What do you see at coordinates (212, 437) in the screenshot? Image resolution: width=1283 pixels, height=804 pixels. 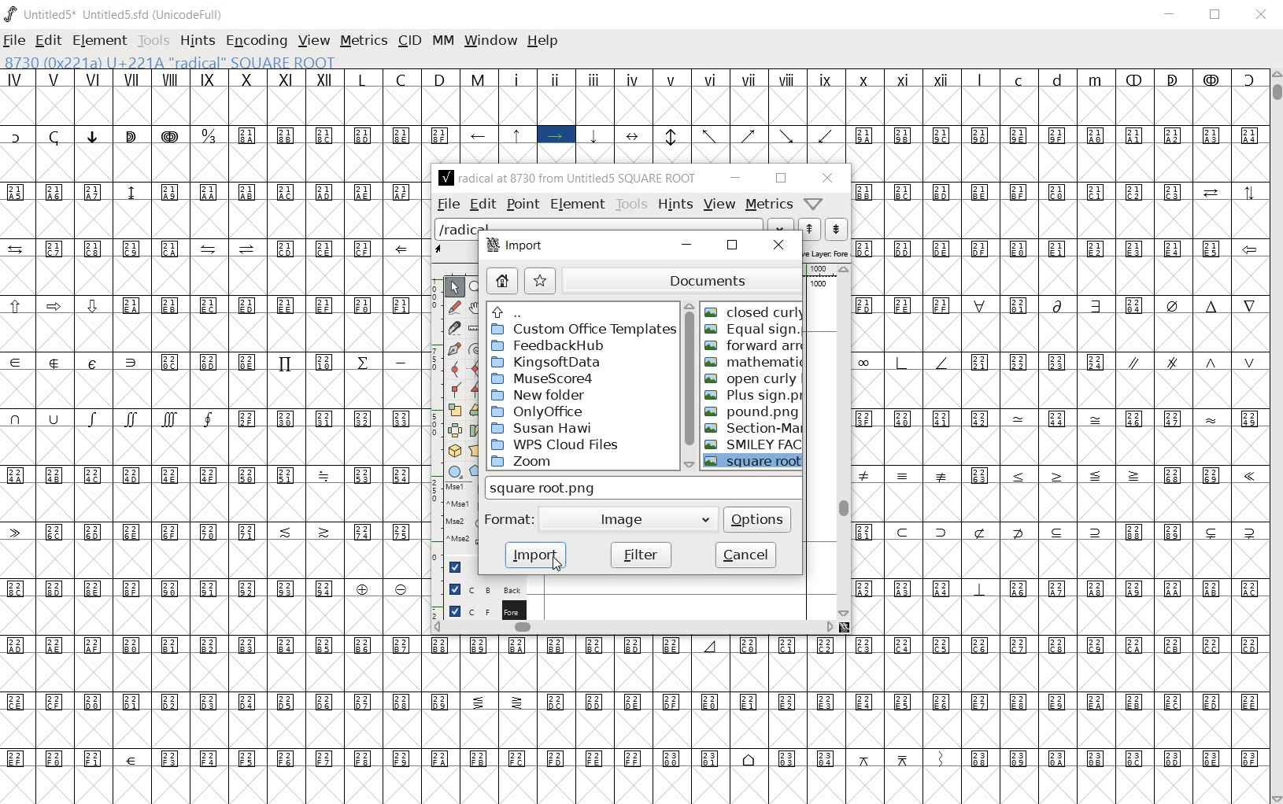 I see `Glyph characters` at bounding box center [212, 437].